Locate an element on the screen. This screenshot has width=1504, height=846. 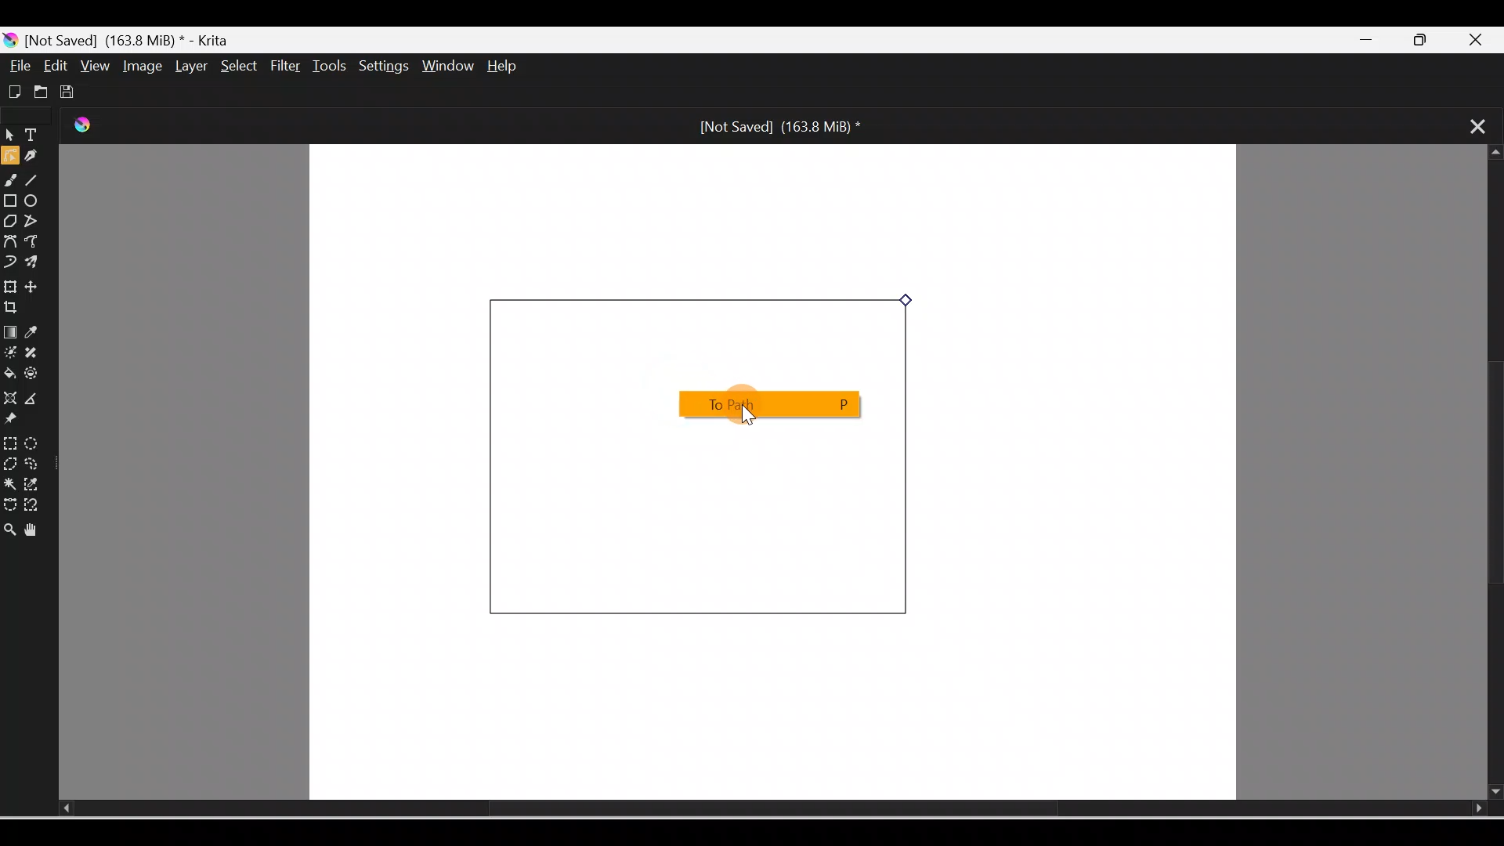
Freehand path tool is located at coordinates (36, 243).